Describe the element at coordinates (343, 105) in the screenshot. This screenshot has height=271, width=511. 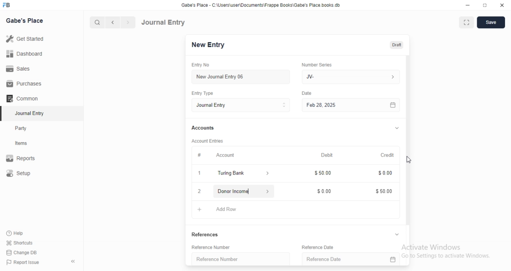
I see `Feb 28, 2025` at that location.